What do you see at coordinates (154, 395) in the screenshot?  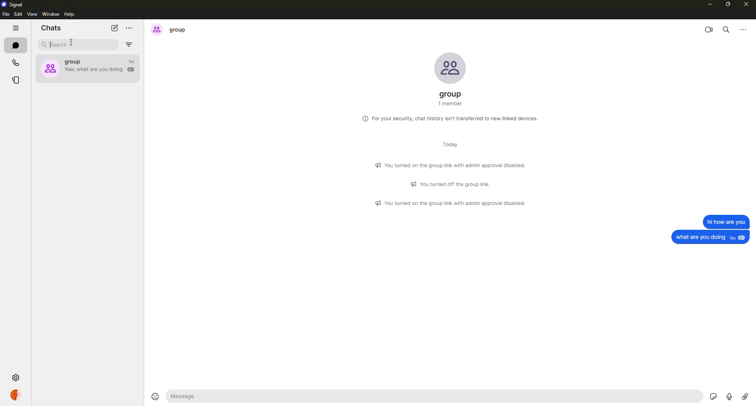 I see `emoji` at bounding box center [154, 395].